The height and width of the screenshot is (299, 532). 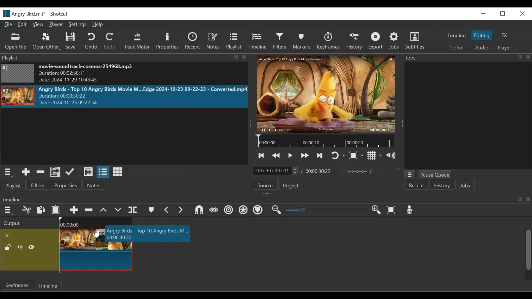 I want to click on Toggle play or pause, so click(x=290, y=156).